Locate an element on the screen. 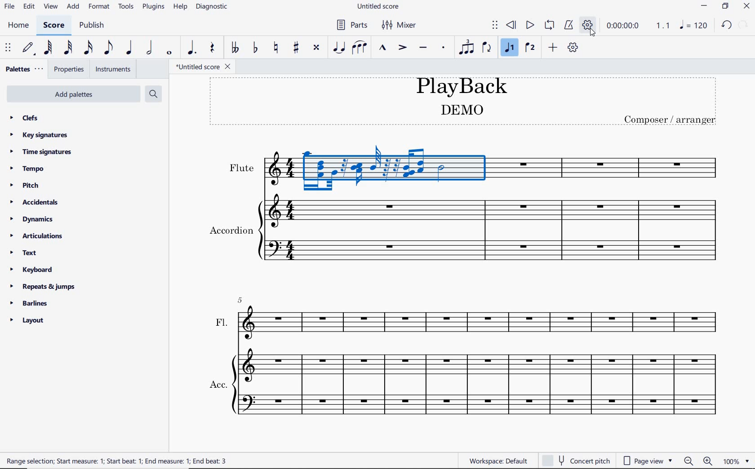 This screenshot has width=755, height=469. restore down is located at coordinates (726, 6).